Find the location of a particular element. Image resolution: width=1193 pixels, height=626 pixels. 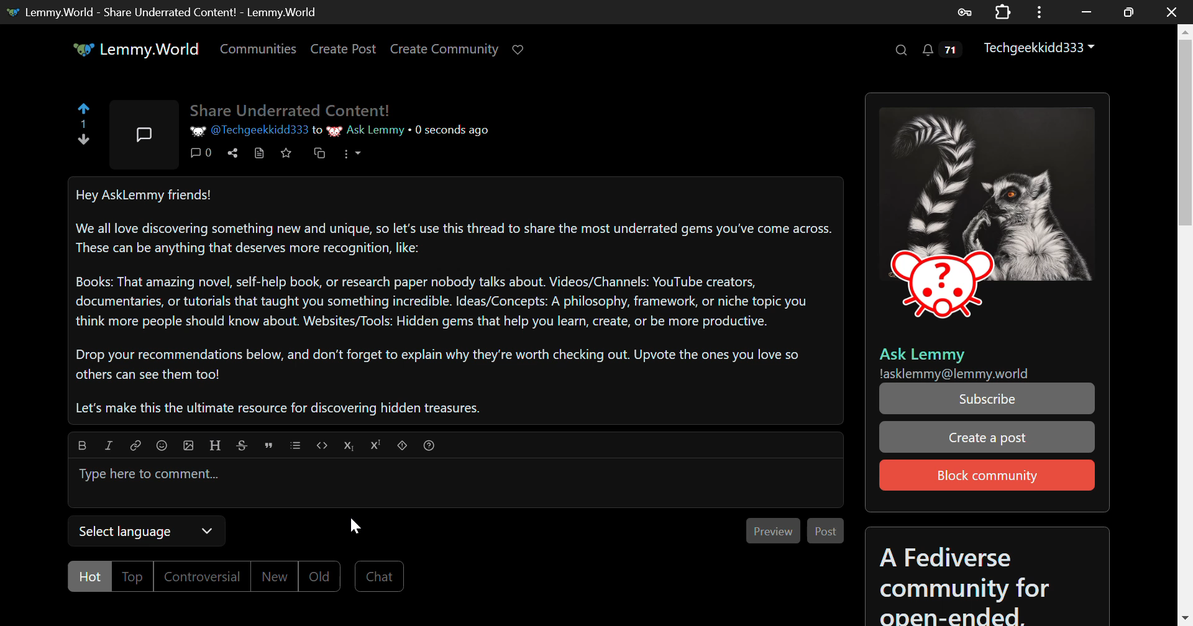

Votes Counter is located at coordinates (86, 125).